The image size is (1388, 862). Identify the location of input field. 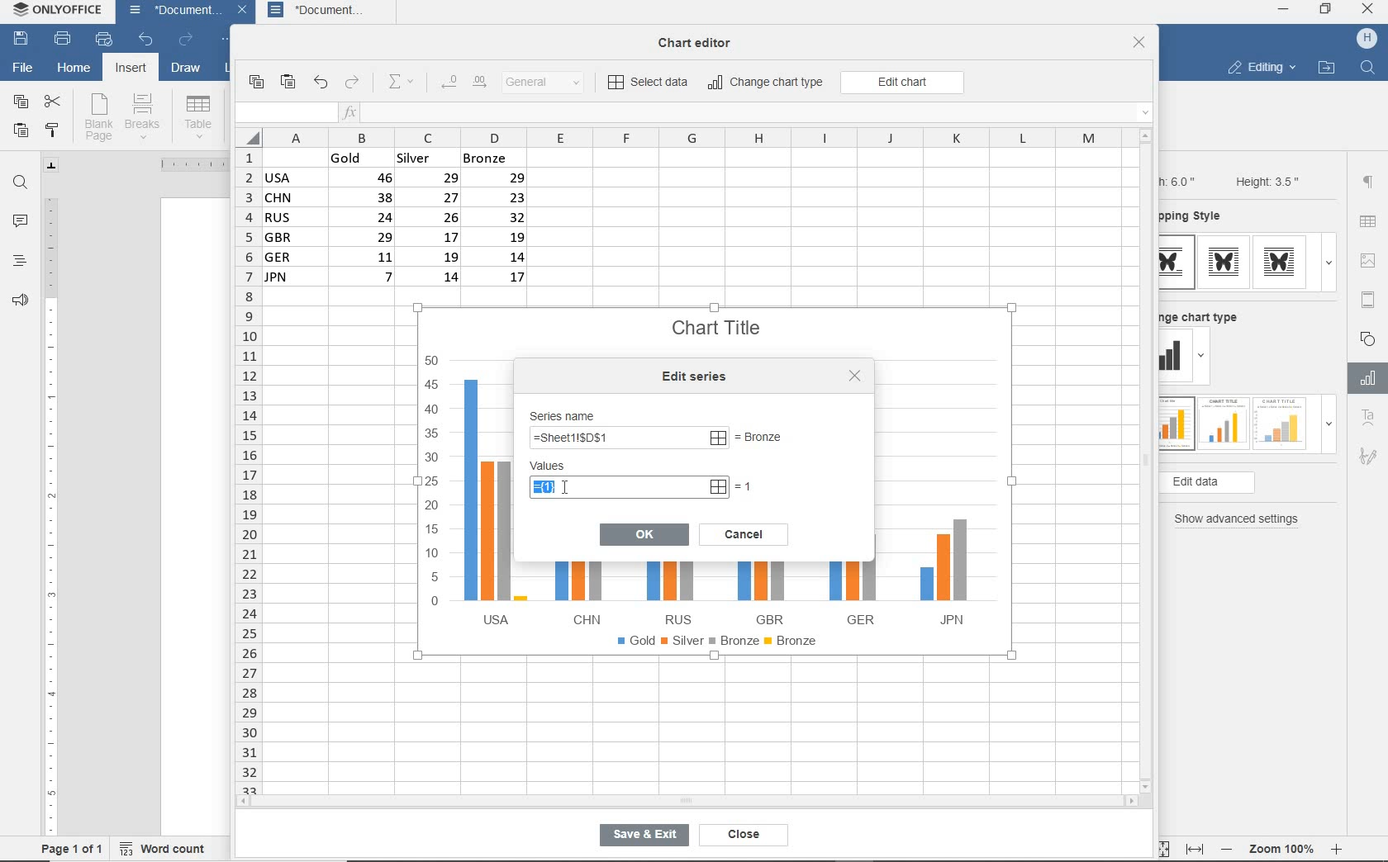
(284, 113).